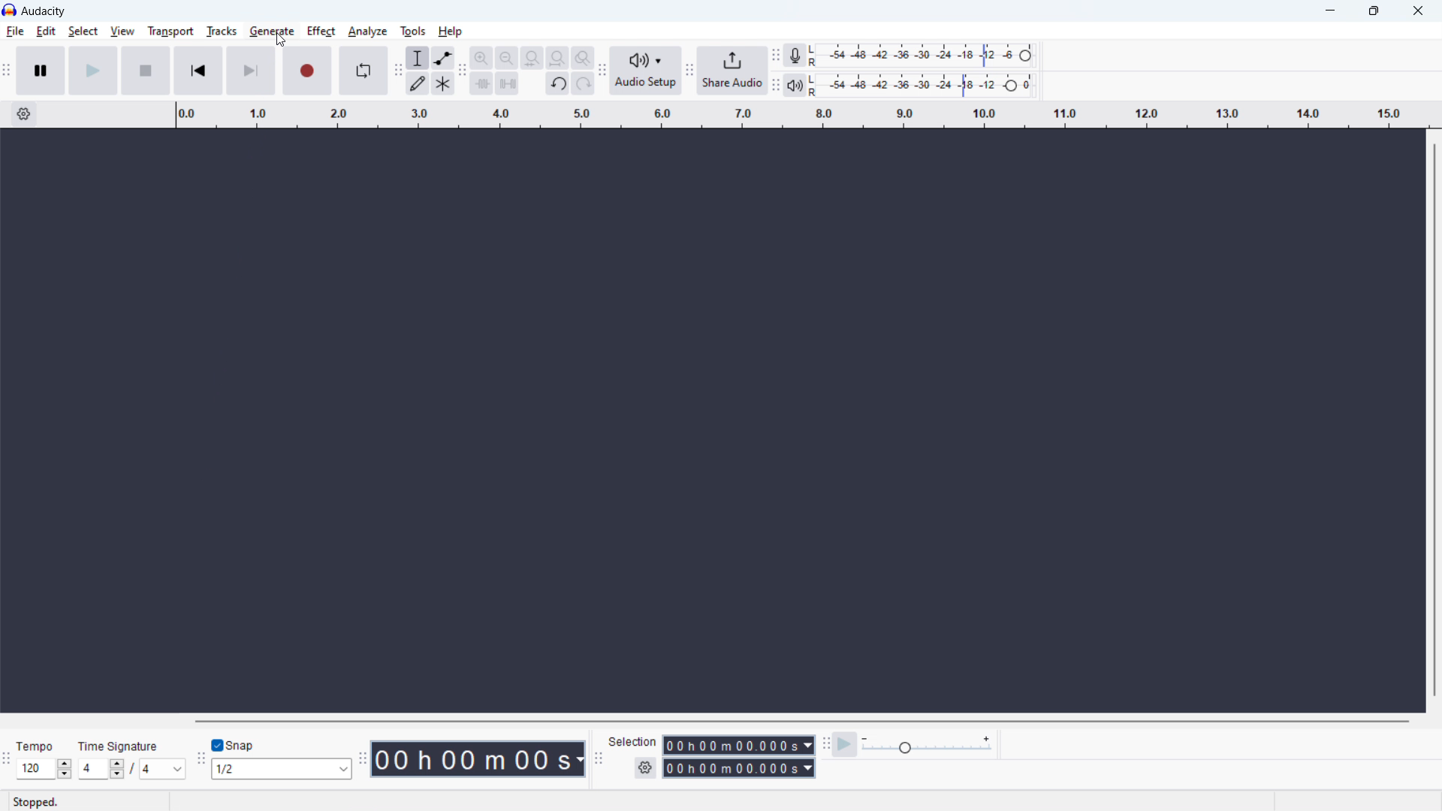  I want to click on select, so click(83, 32).